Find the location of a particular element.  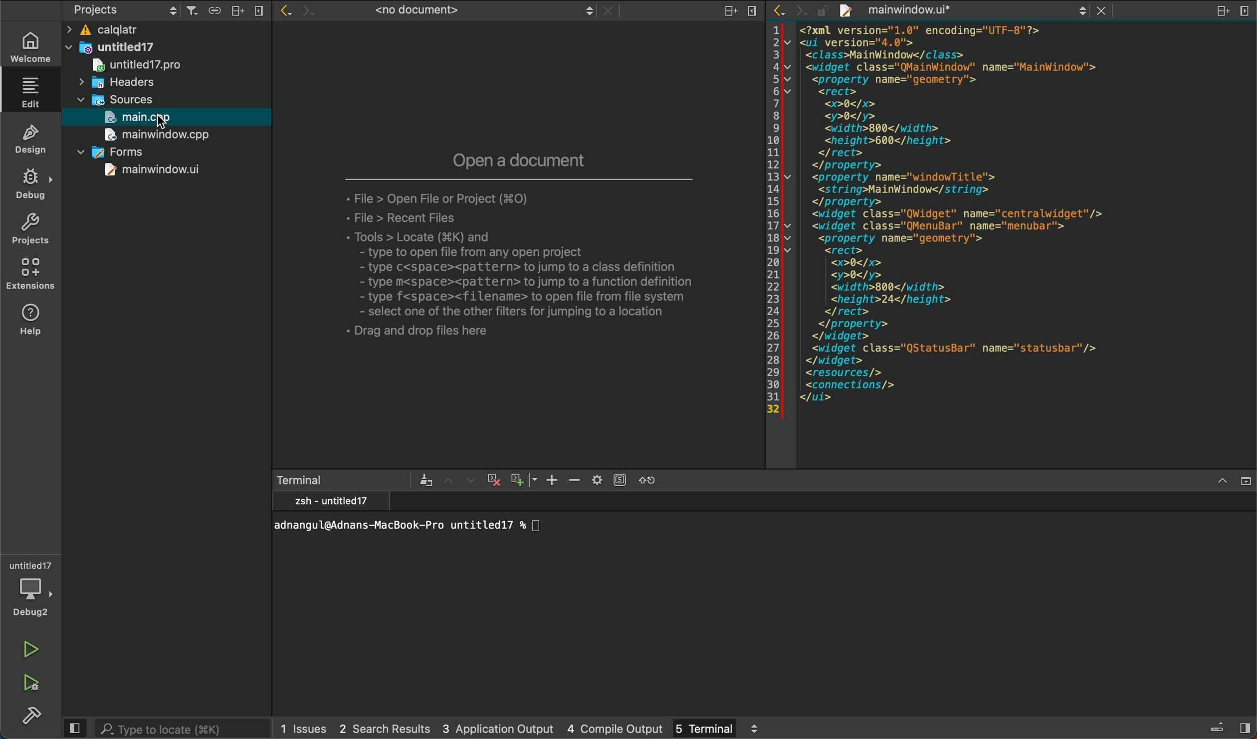

setting is located at coordinates (609, 479).